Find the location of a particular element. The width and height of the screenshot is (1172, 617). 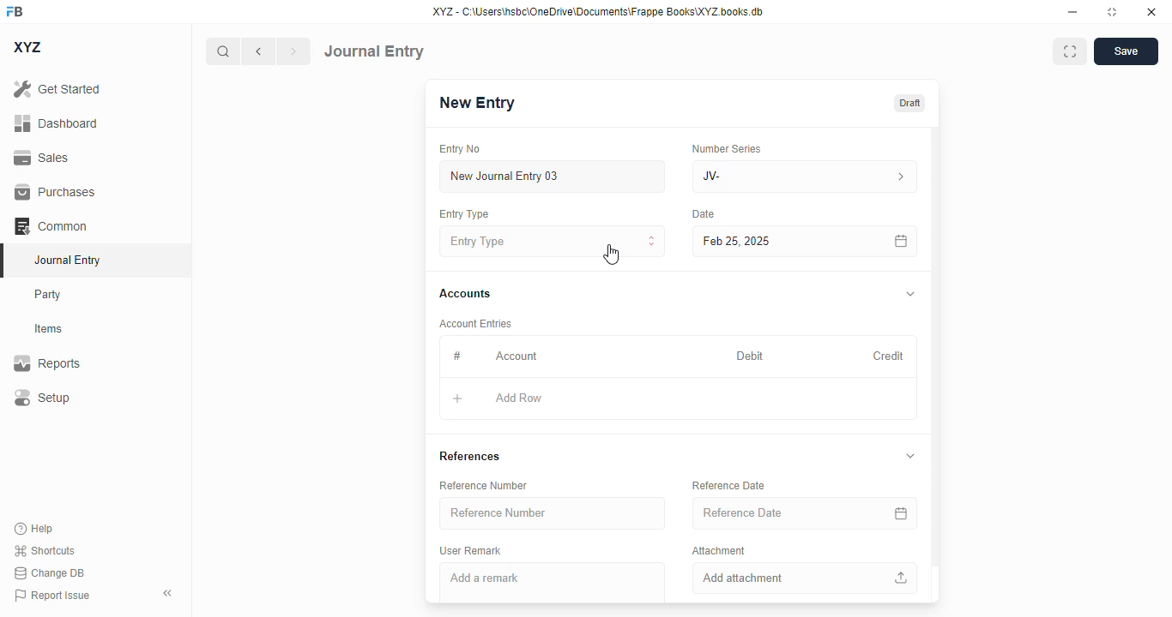

calendar icon is located at coordinates (902, 513).